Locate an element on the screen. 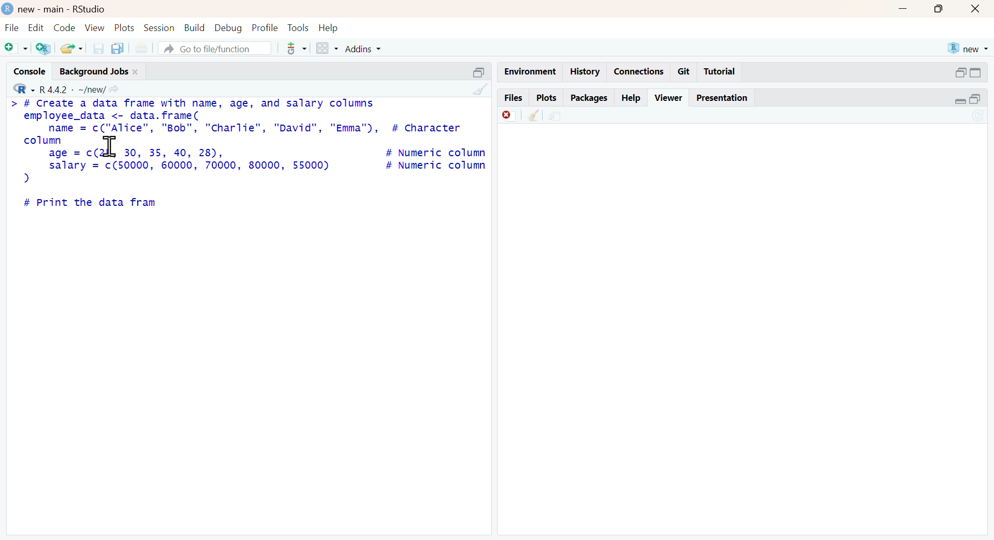 The height and width of the screenshot is (540, 994). print current document is located at coordinates (147, 48).